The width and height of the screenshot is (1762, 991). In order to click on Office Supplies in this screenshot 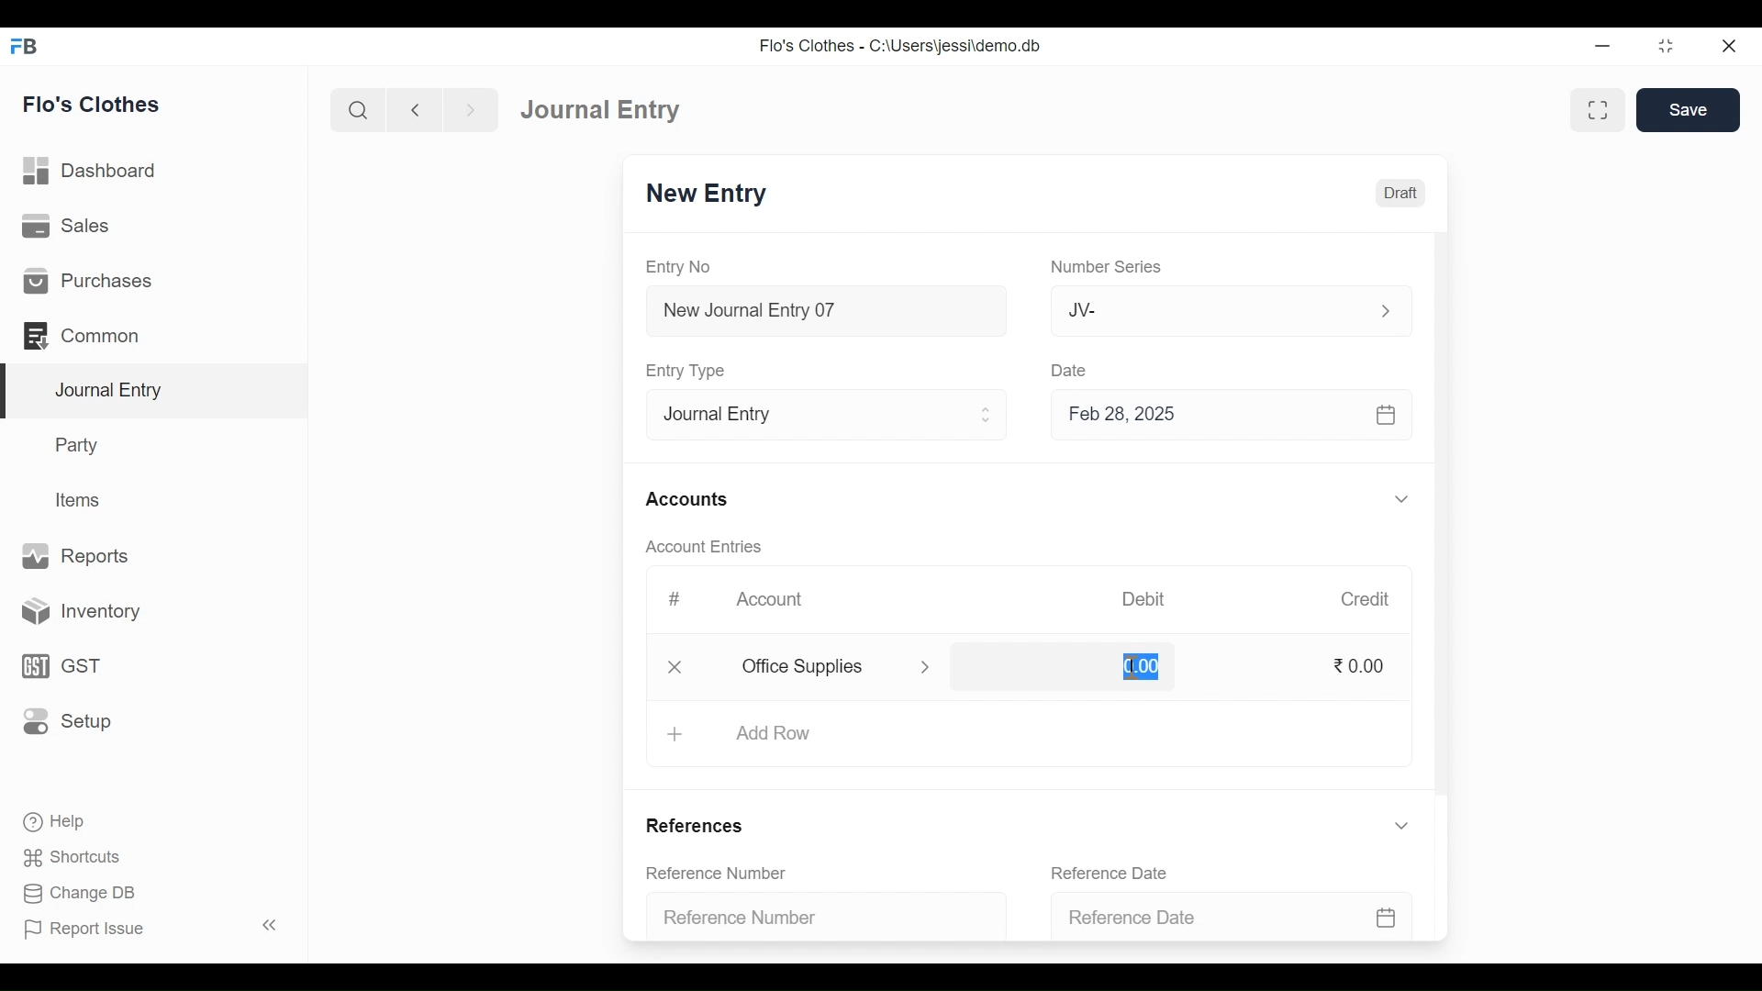, I will do `click(816, 667)`.